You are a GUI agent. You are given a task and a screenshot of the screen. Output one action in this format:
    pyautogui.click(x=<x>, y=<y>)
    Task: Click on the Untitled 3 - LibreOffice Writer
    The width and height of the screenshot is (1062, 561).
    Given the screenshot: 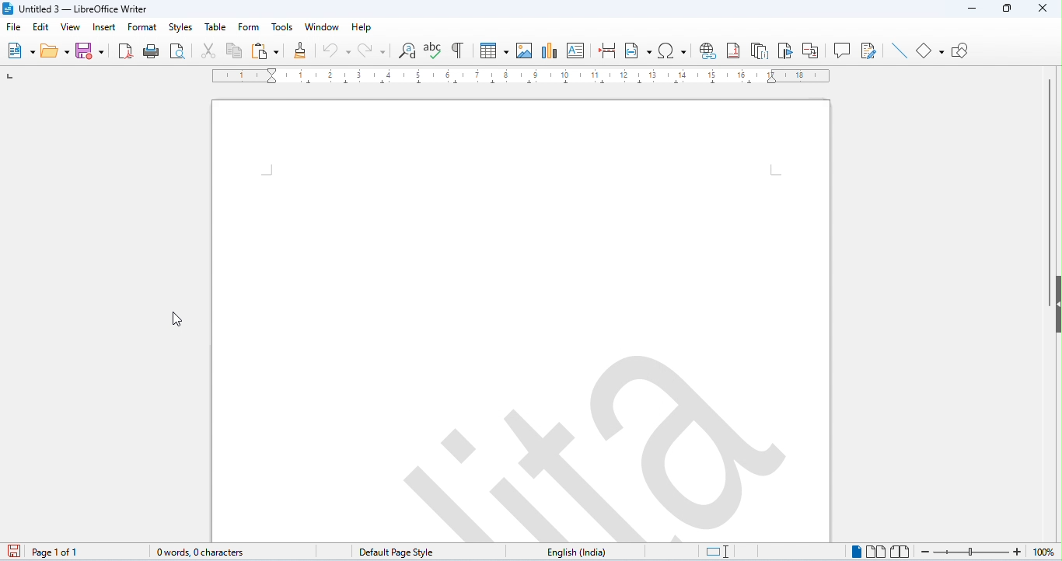 What is the action you would take?
    pyautogui.click(x=84, y=9)
    